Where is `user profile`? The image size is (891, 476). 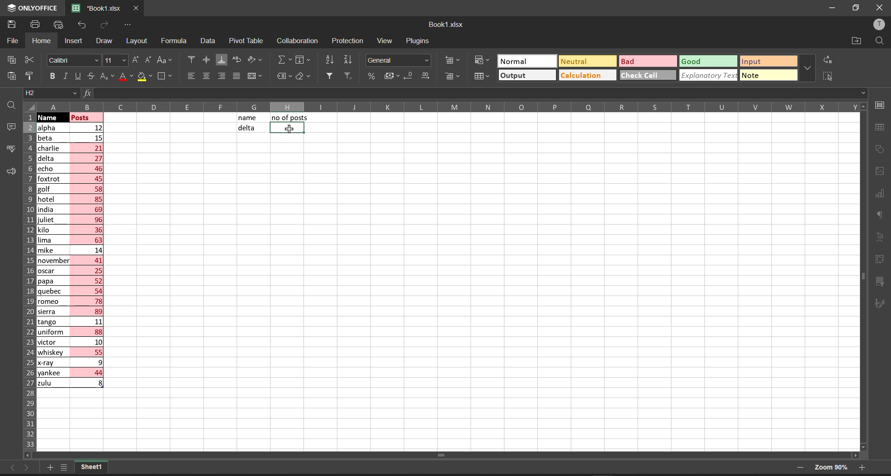
user profile is located at coordinates (880, 24).